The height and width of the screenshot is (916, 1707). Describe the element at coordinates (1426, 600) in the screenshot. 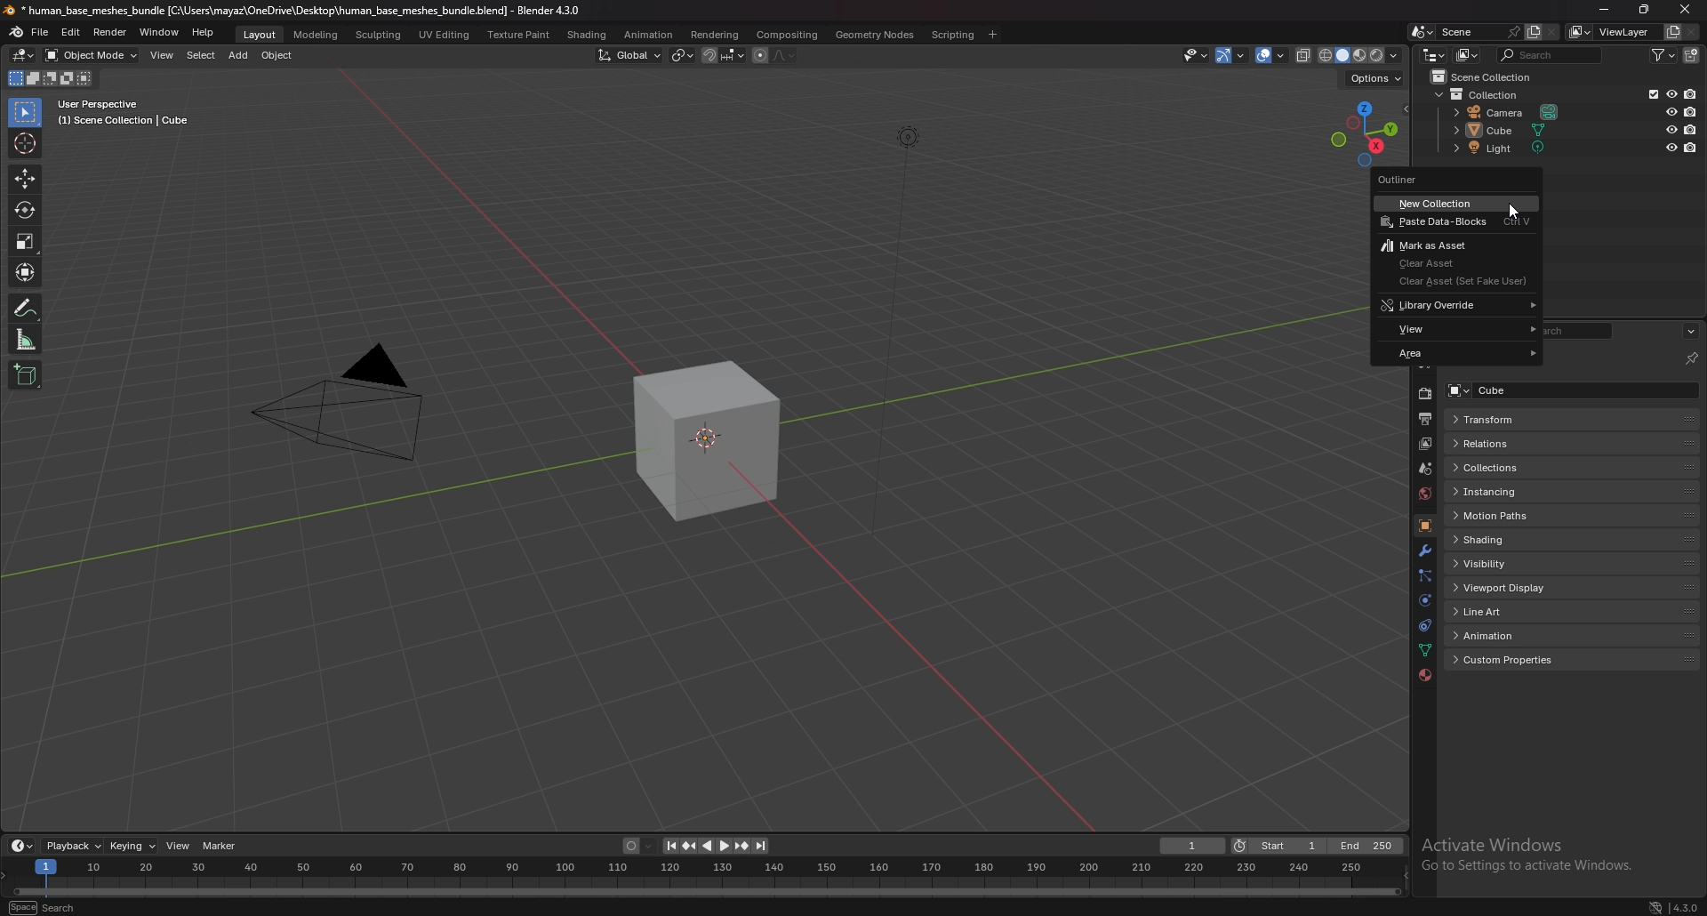

I see `physics` at that location.